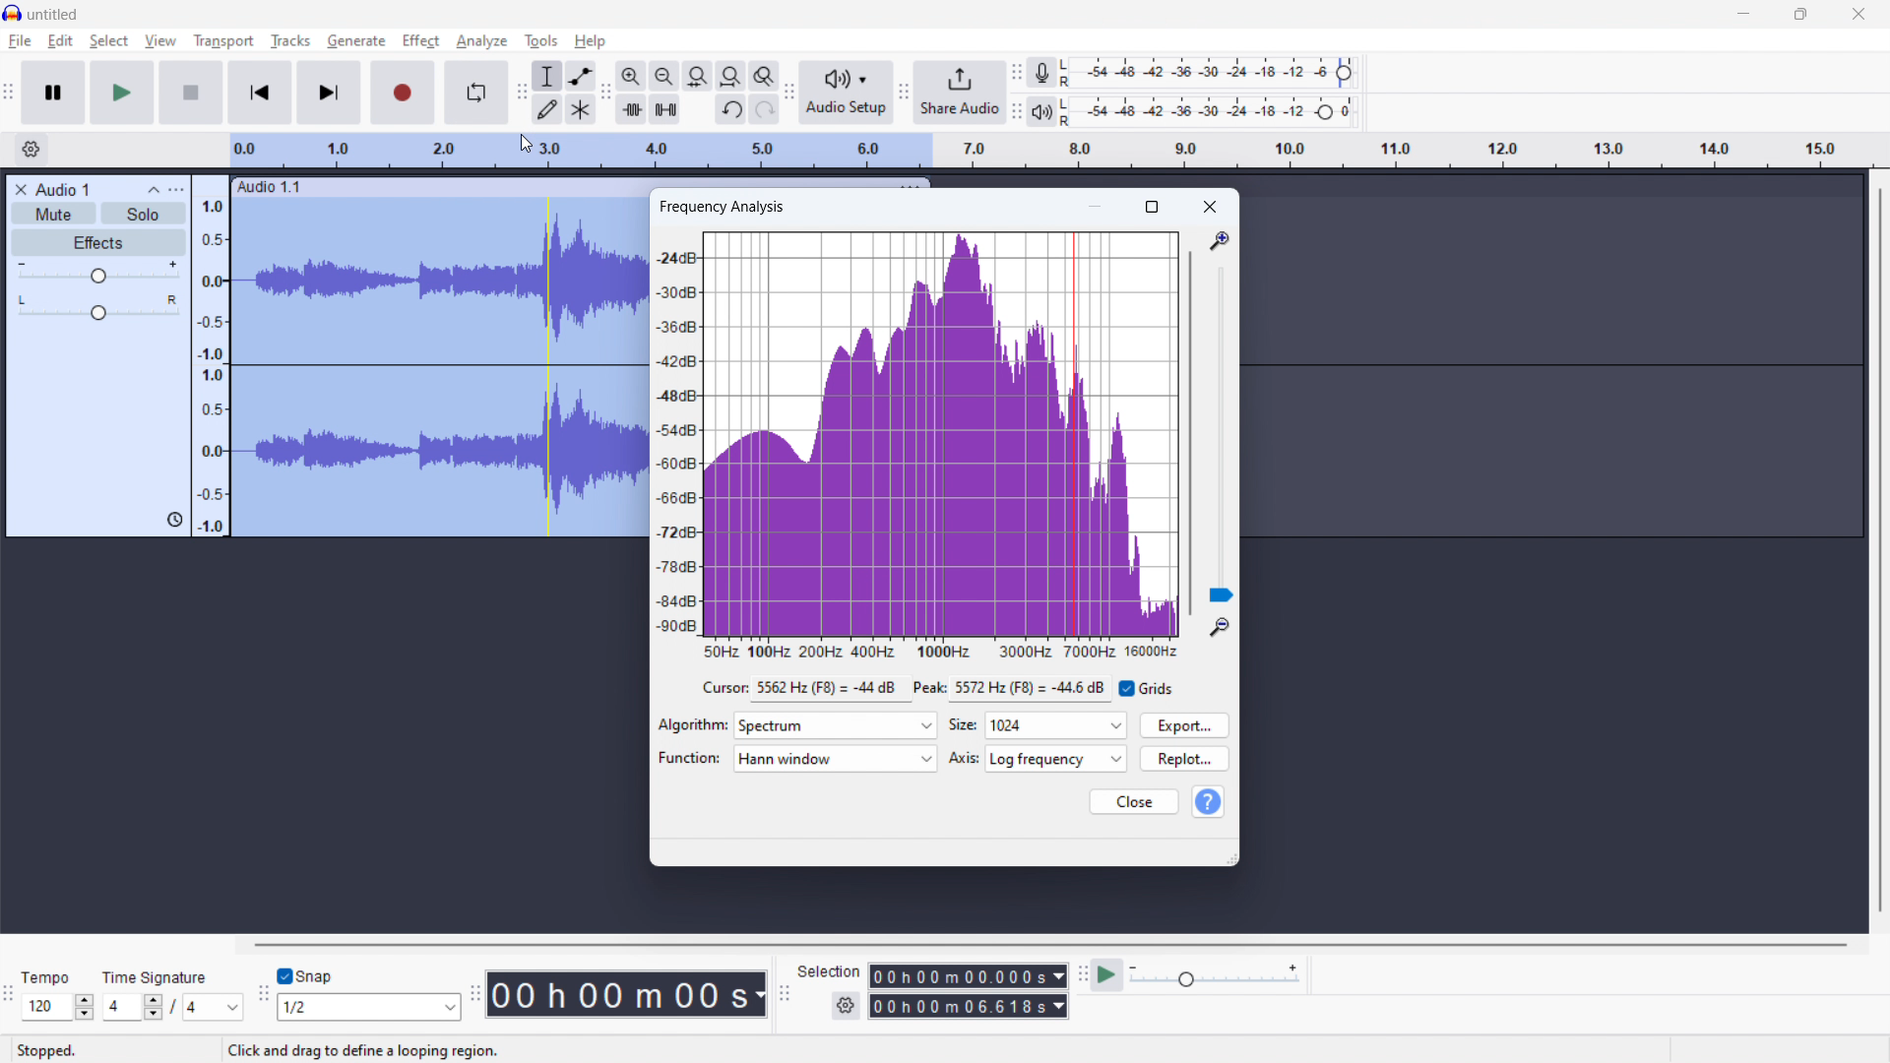 Image resolution: width=1890 pixels, height=1063 pixels. Describe the element at coordinates (173, 1007) in the screenshot. I see `set time signature` at that location.